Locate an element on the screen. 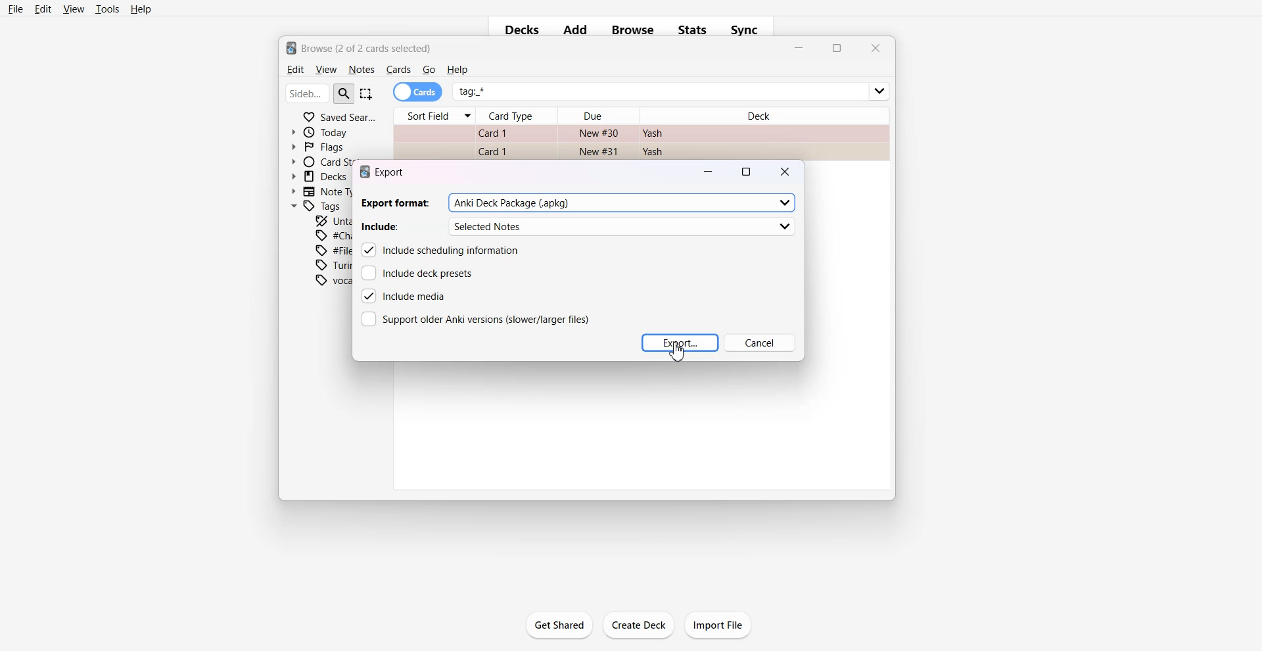 The width and height of the screenshot is (1262, 651). Sync is located at coordinates (749, 30).